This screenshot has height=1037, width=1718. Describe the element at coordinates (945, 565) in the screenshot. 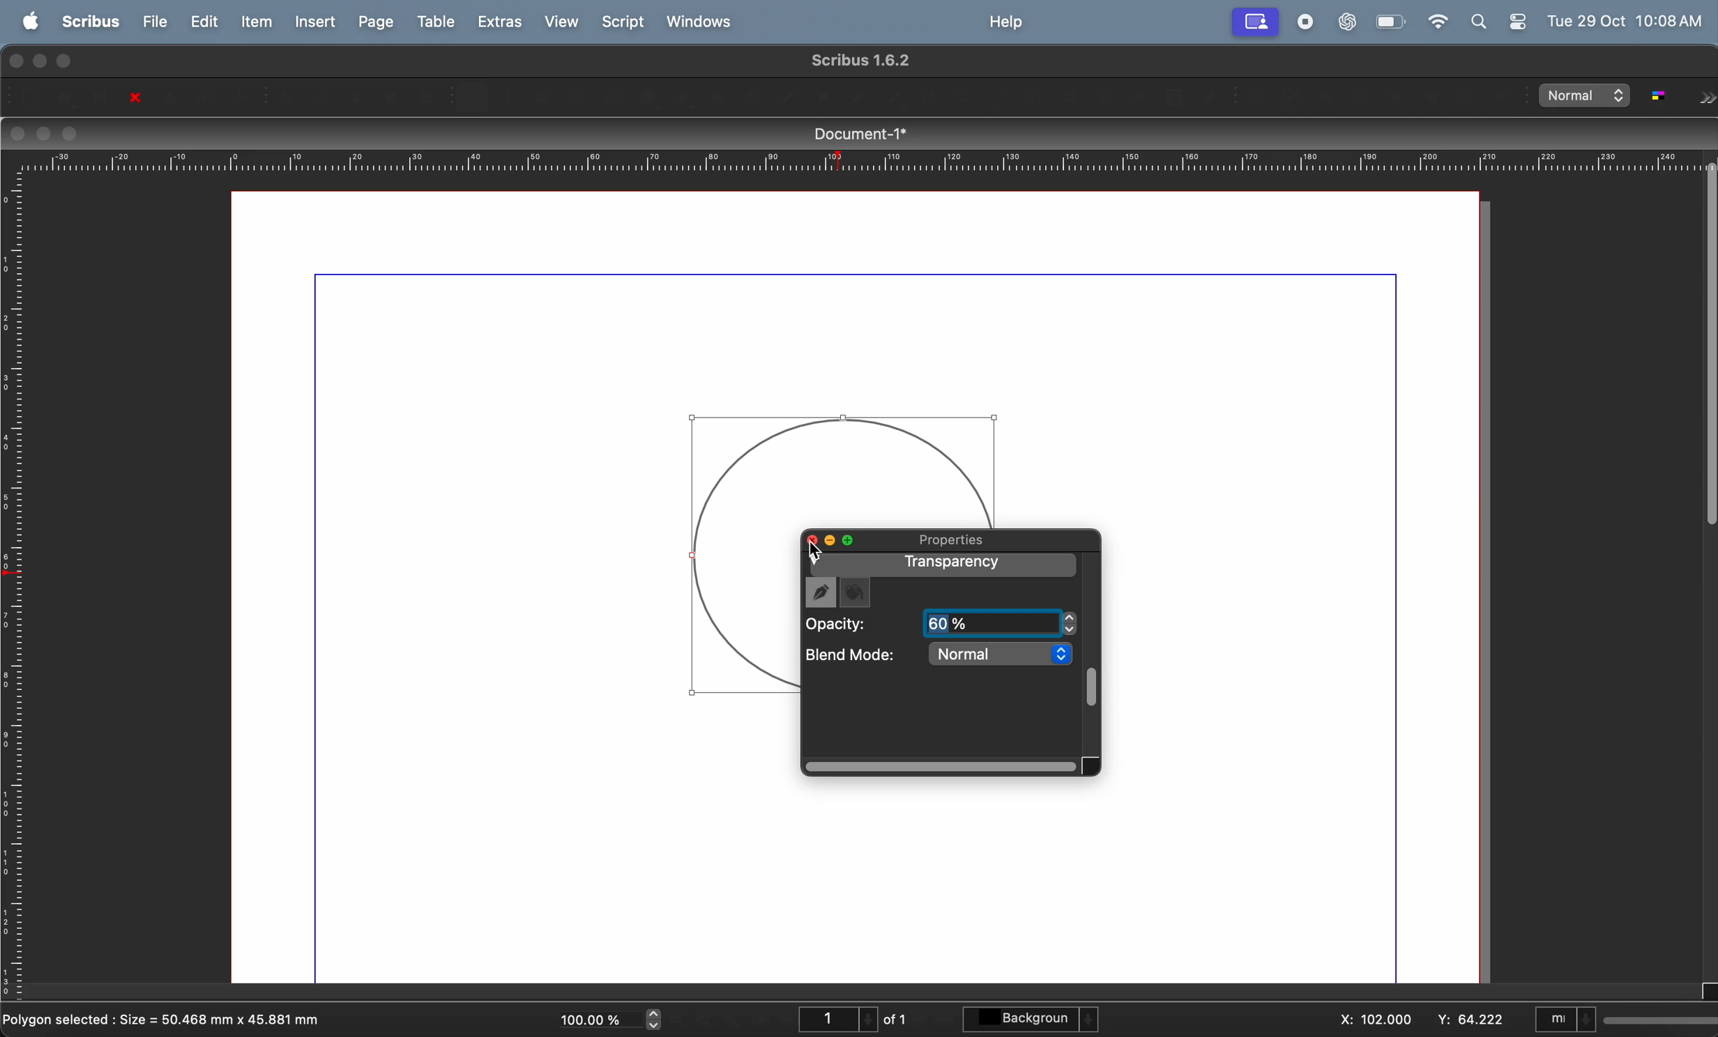

I see `transparency` at that location.